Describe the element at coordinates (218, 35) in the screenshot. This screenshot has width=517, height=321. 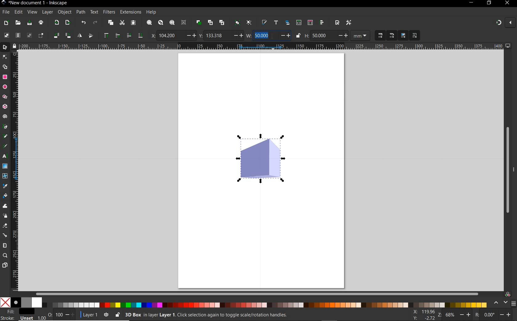
I see `133` at that location.